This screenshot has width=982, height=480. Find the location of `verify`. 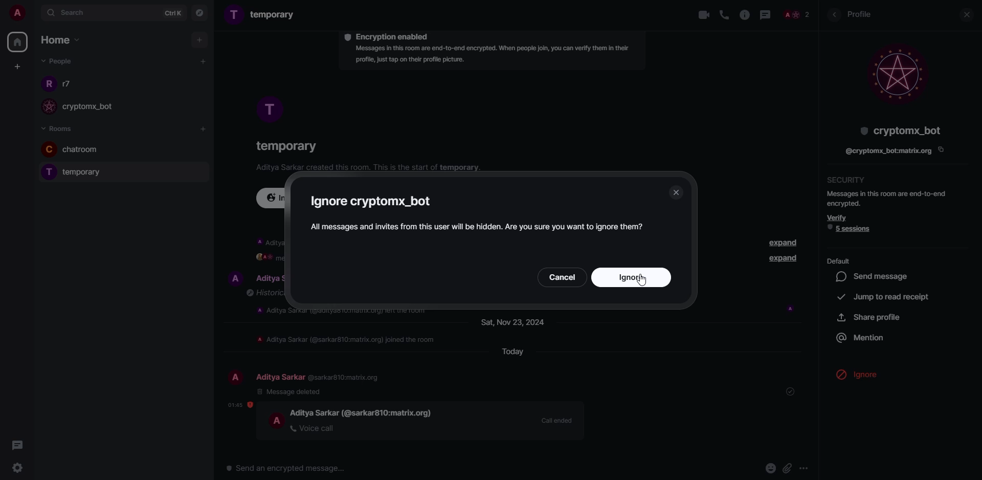

verify is located at coordinates (837, 217).